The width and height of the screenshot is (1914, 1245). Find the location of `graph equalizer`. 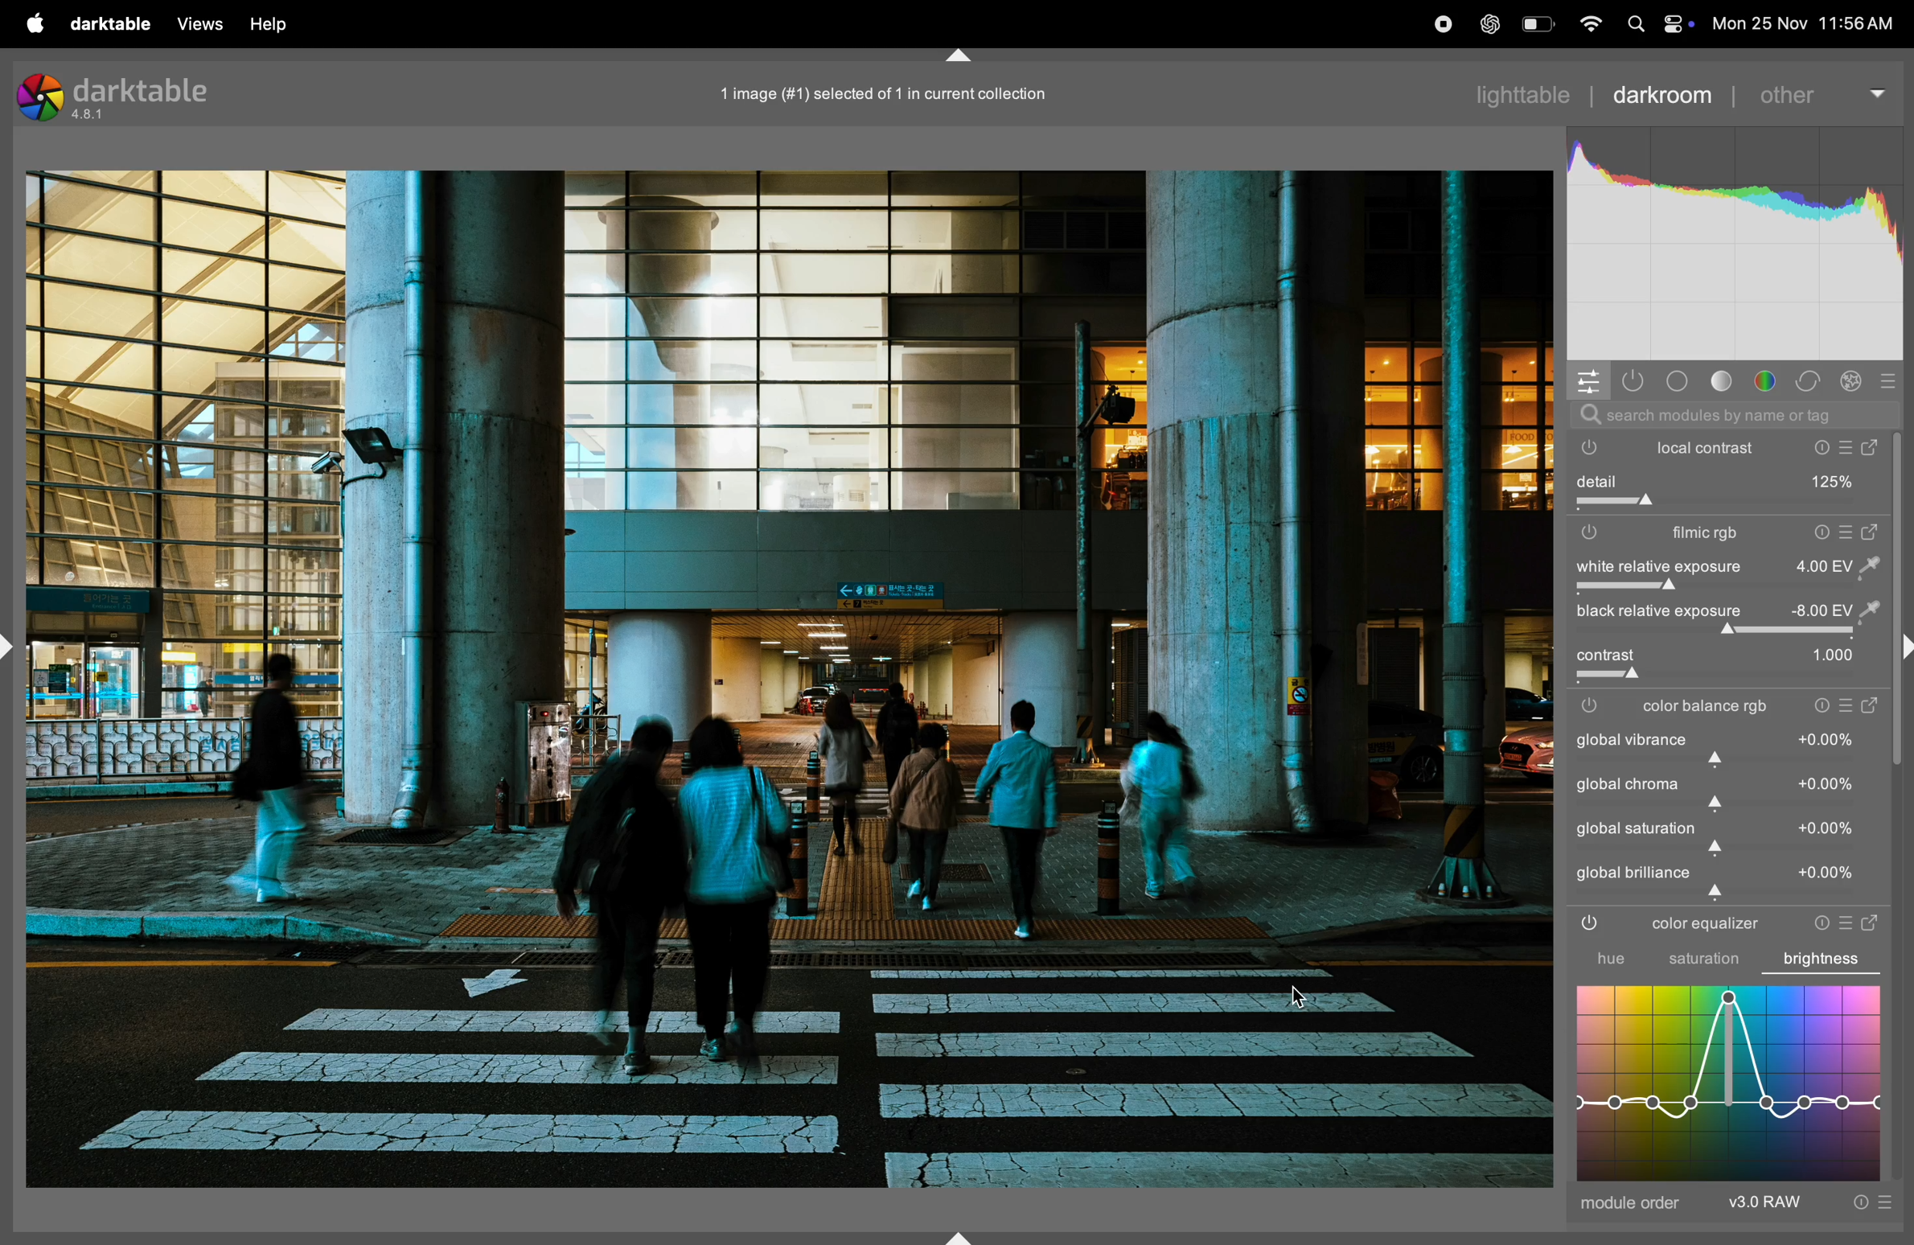

graph equalizer is located at coordinates (1729, 1082).